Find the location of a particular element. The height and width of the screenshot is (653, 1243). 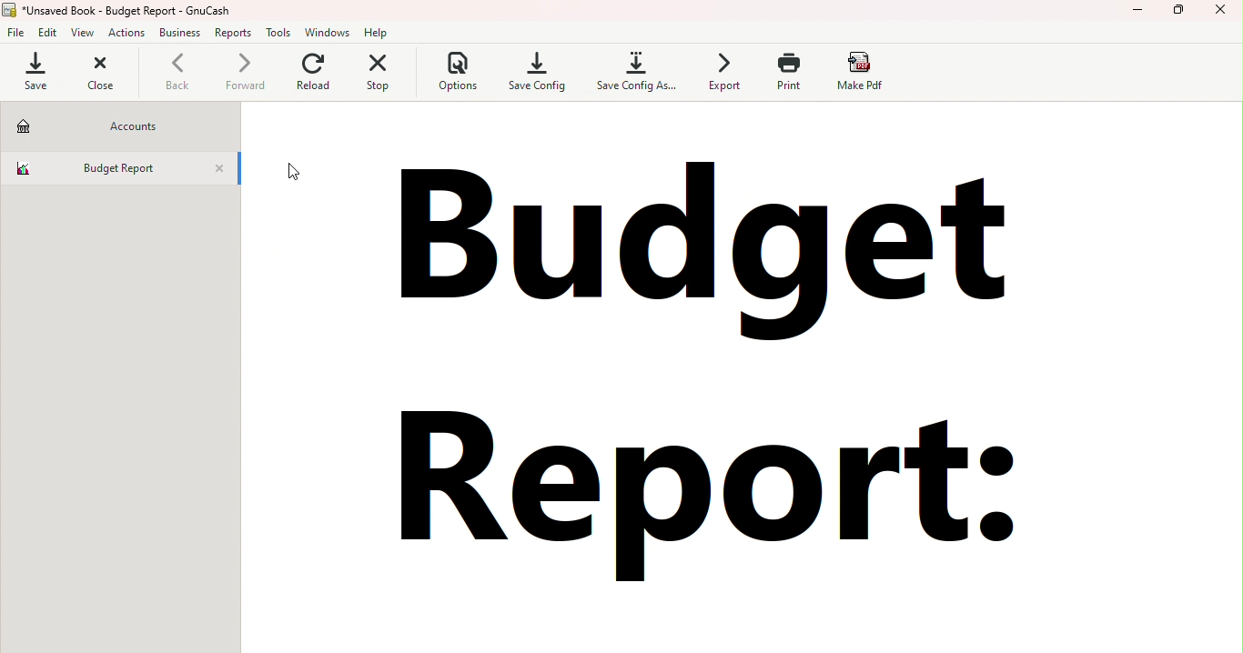

Budget report is located at coordinates (704, 354).